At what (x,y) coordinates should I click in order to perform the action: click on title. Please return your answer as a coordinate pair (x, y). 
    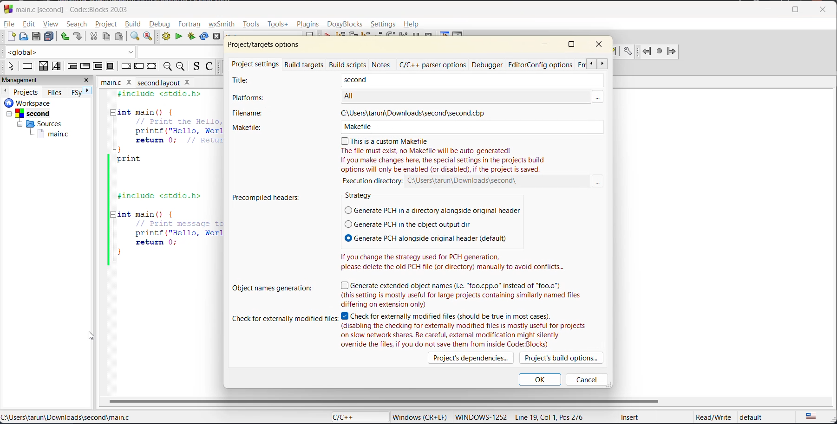
    Looking at the image, I should click on (412, 81).